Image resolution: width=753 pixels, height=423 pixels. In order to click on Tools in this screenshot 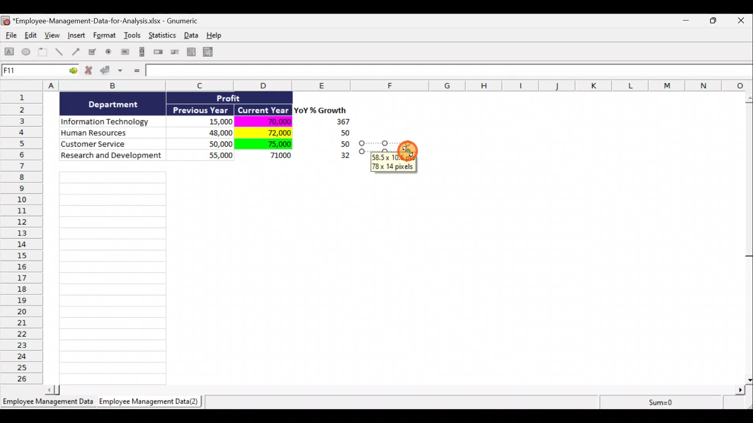, I will do `click(133, 37)`.